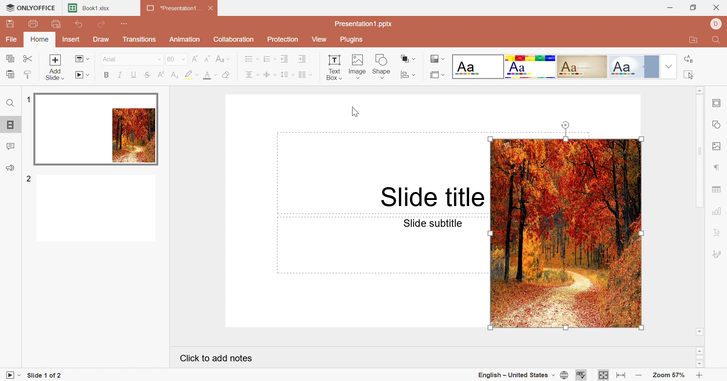 The height and width of the screenshot is (381, 727). I want to click on Decrease Indent, so click(286, 59).